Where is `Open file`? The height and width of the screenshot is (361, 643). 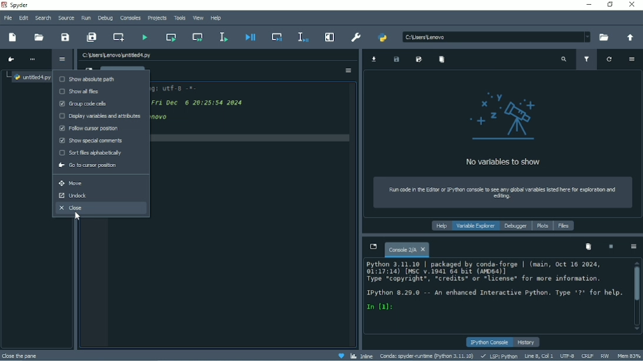 Open file is located at coordinates (39, 38).